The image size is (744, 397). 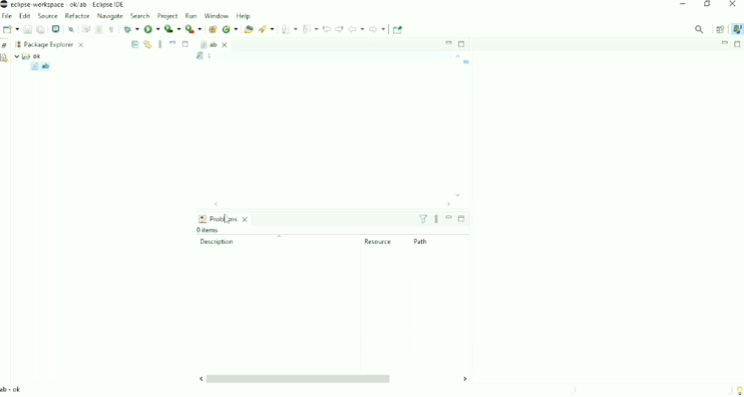 What do you see at coordinates (255, 241) in the screenshot?
I see `Description` at bounding box center [255, 241].